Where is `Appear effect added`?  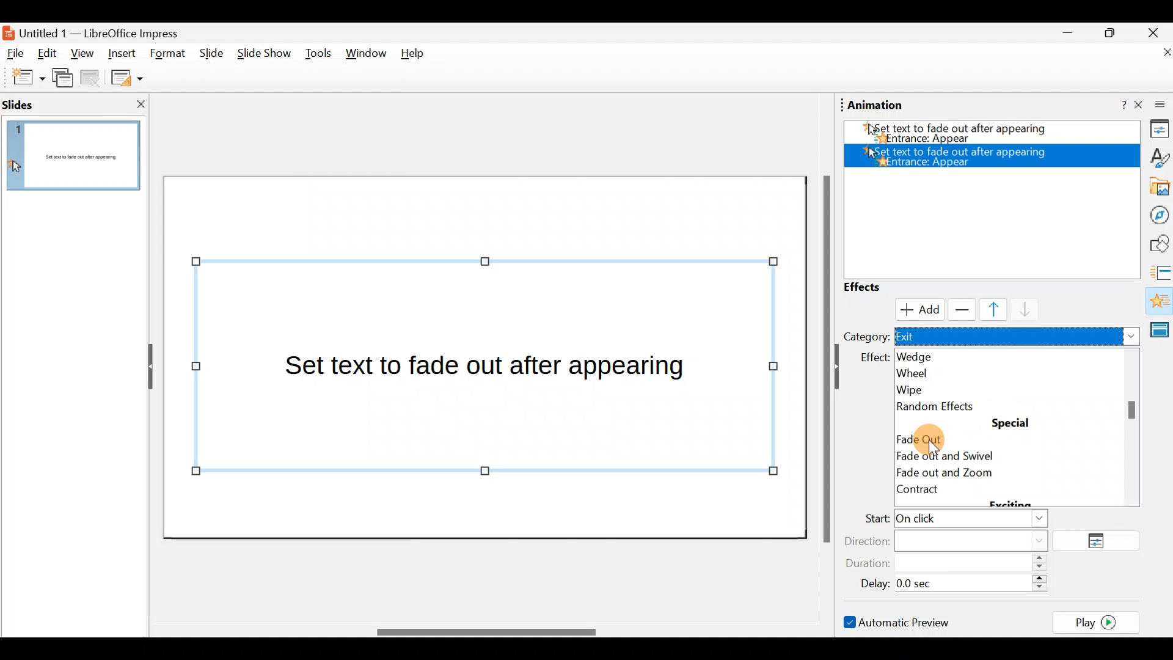 Appear effect added is located at coordinates (987, 134).